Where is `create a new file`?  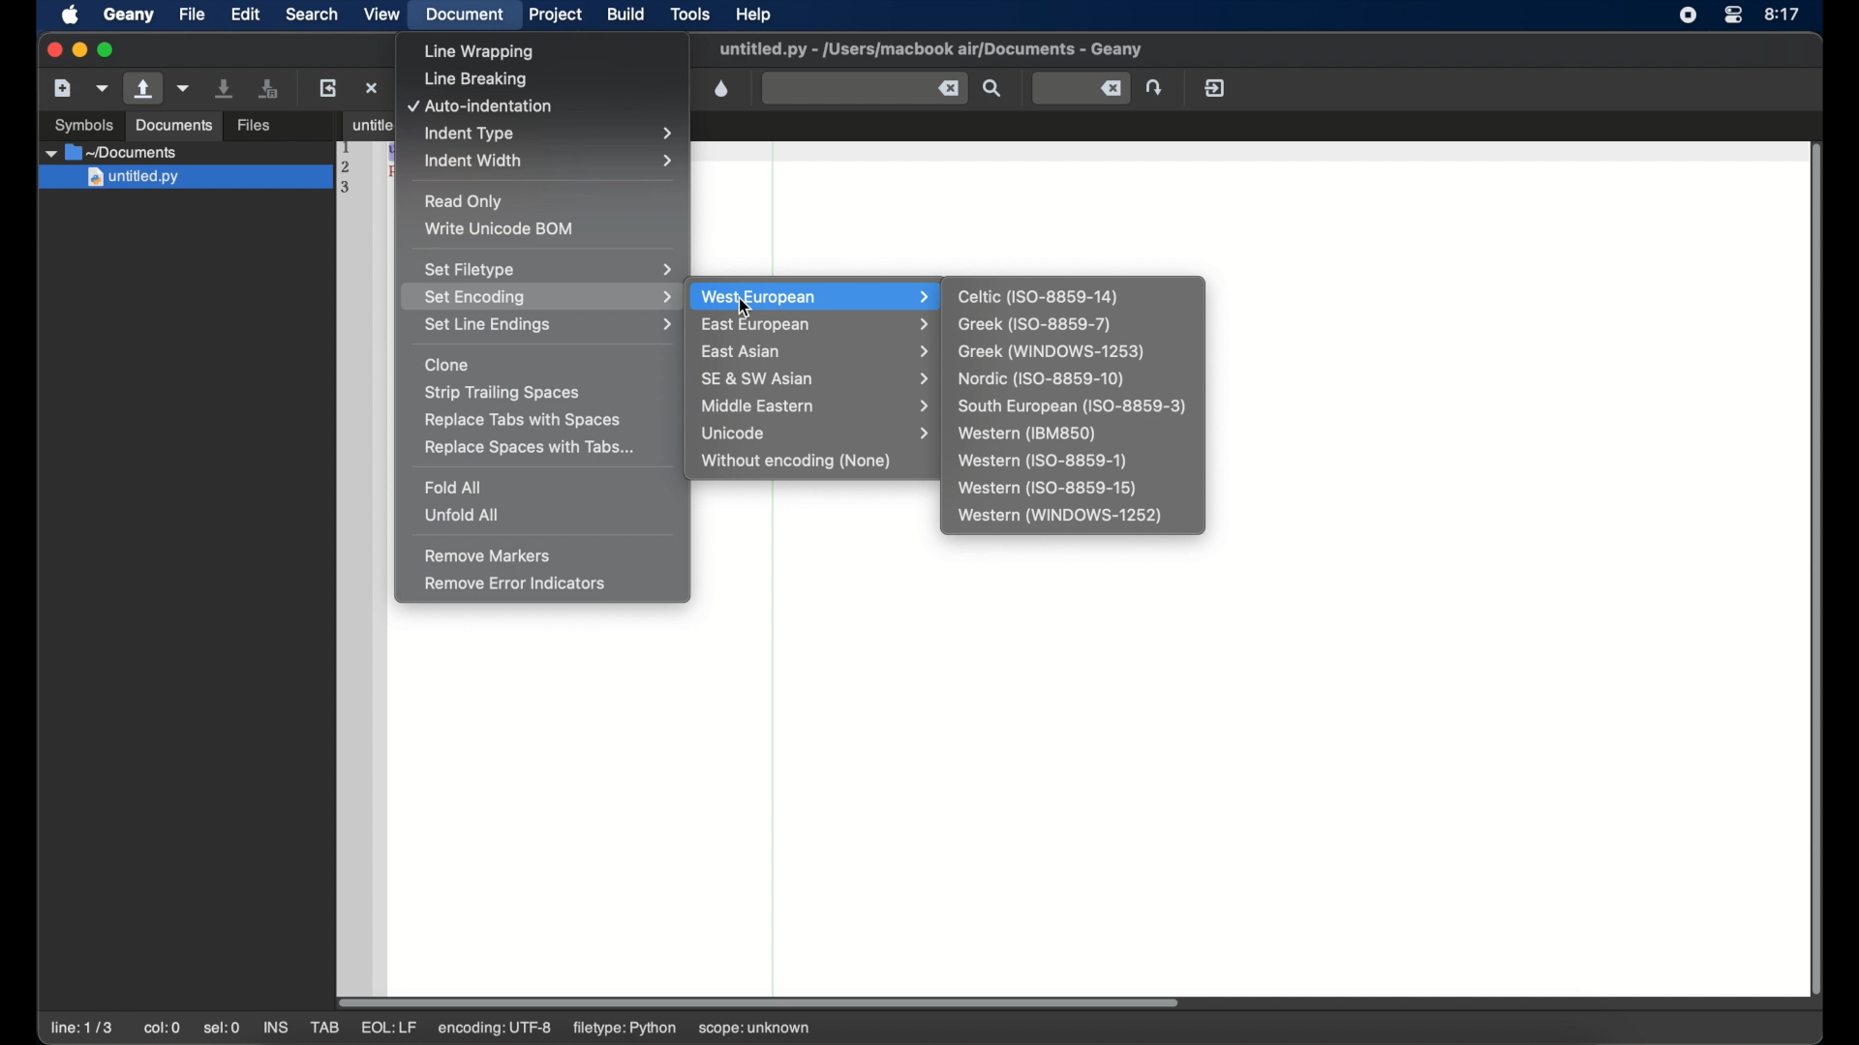
create a new file is located at coordinates (63, 88).